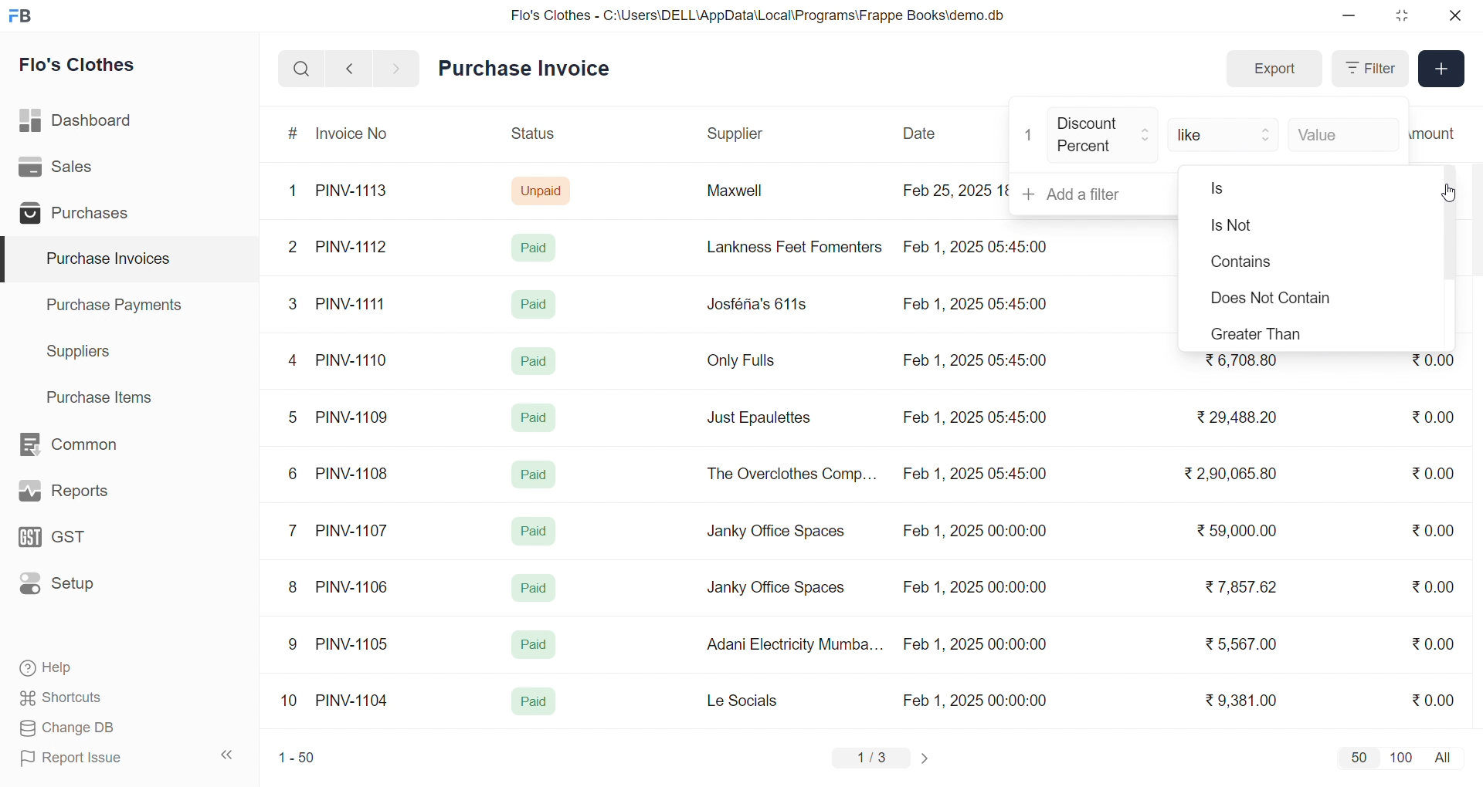 Image resolution: width=1483 pixels, height=787 pixels. What do you see at coordinates (105, 395) in the screenshot?
I see `Purchase Items` at bounding box center [105, 395].